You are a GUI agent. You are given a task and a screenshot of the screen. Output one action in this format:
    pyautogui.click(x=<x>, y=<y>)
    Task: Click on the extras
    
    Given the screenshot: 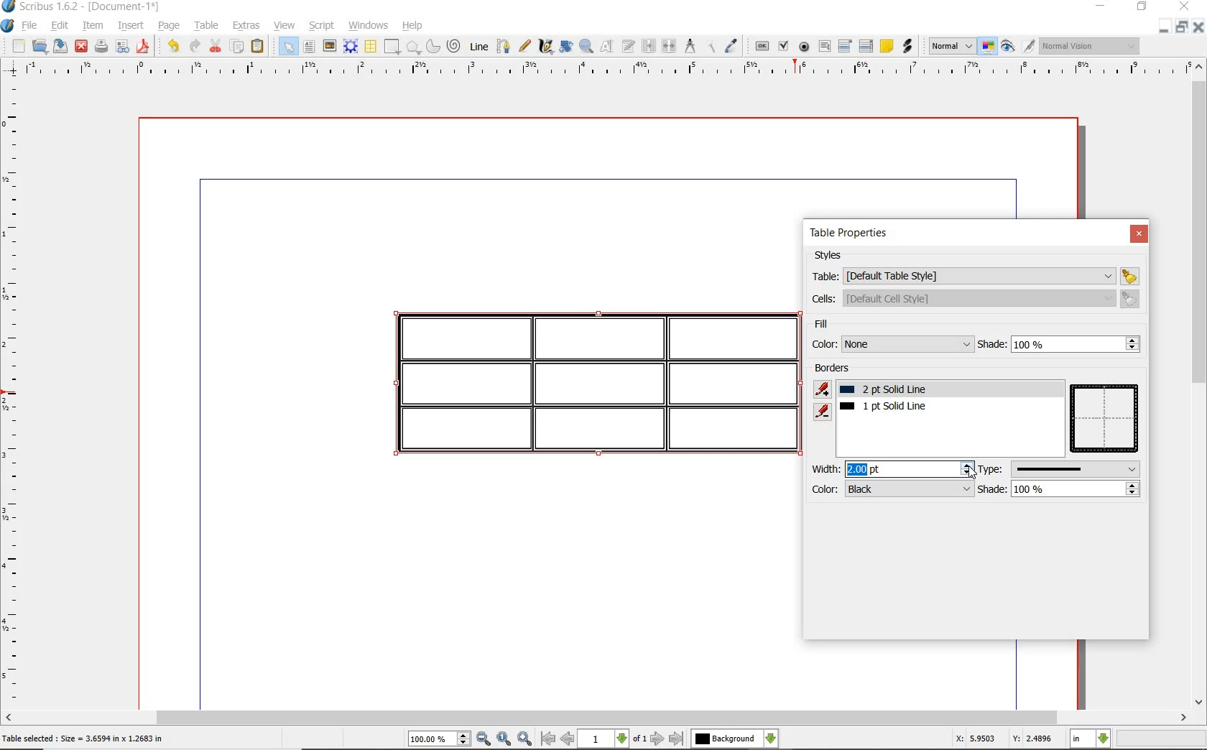 What is the action you would take?
    pyautogui.click(x=247, y=27)
    